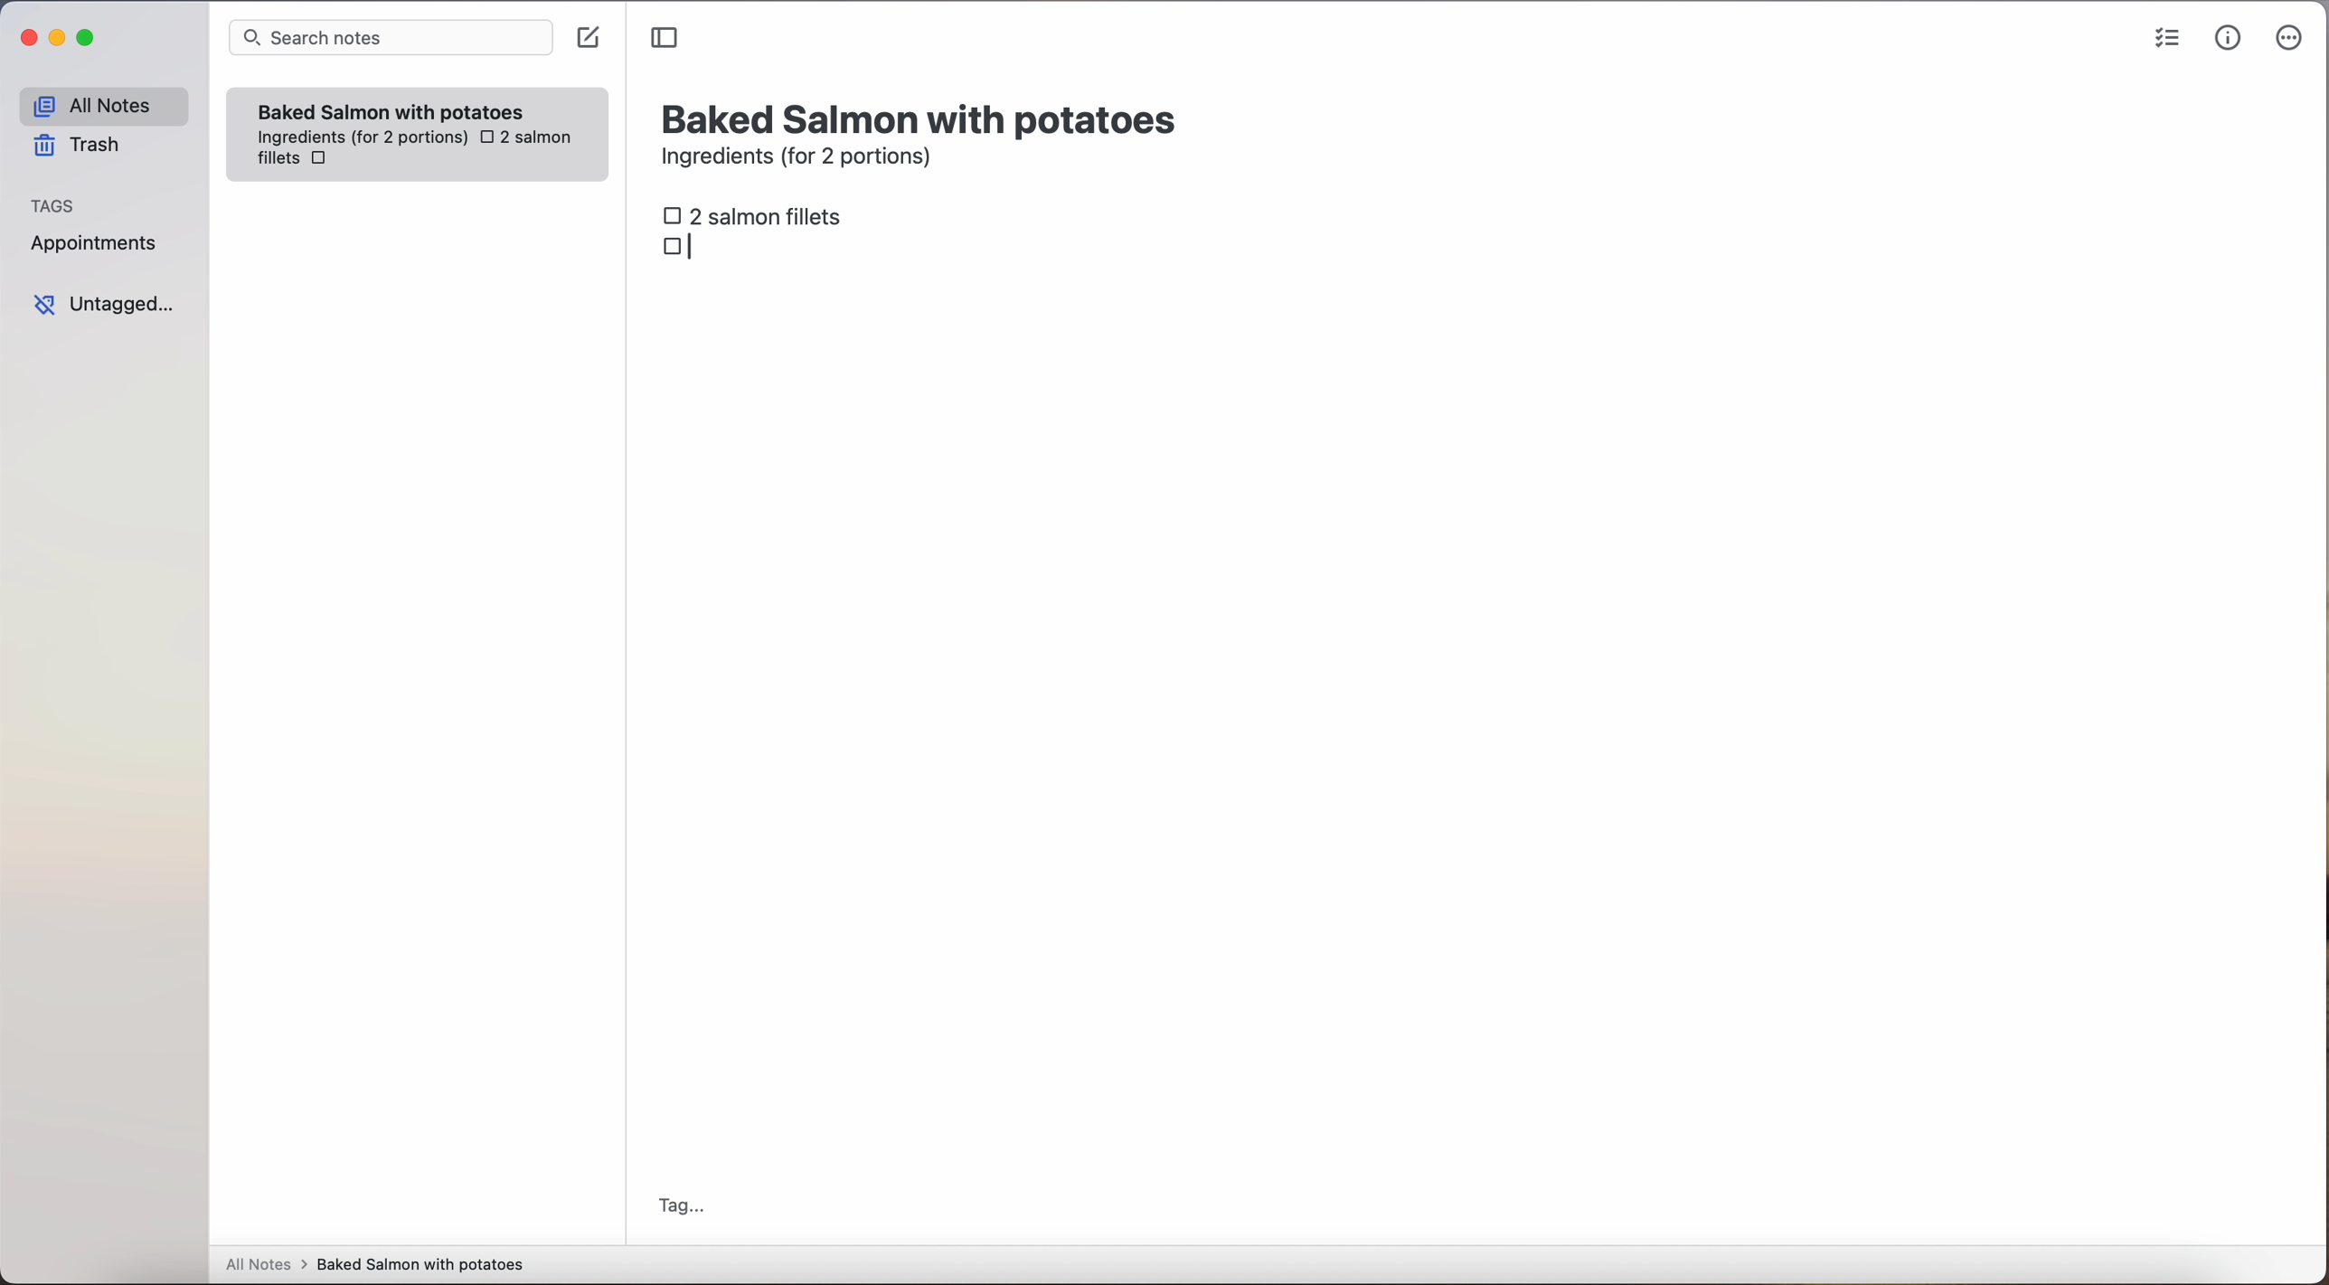 This screenshot has width=2329, height=1285. I want to click on all notes, so click(103, 105).